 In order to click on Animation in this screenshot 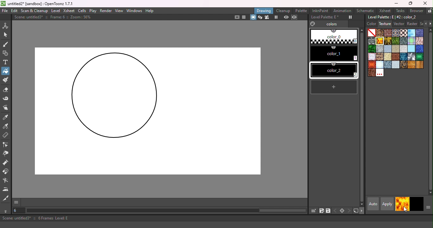, I will do `click(342, 11)`.